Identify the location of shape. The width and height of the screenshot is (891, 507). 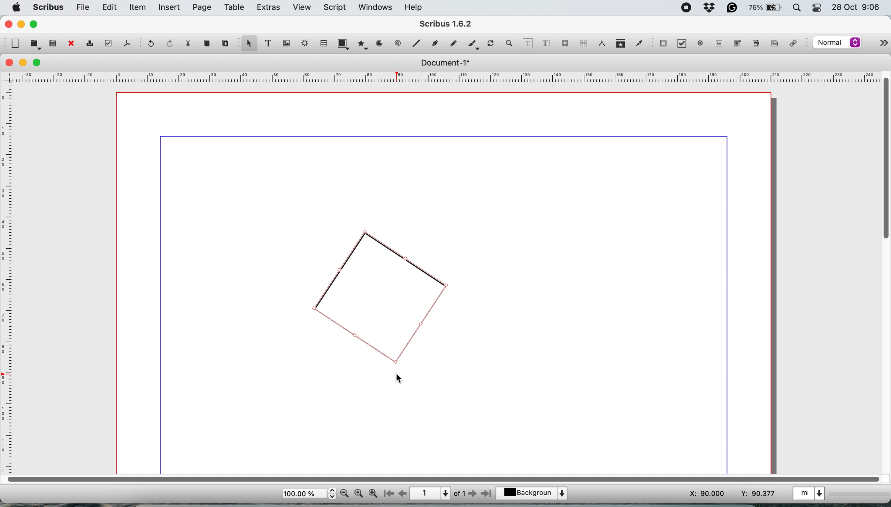
(343, 43).